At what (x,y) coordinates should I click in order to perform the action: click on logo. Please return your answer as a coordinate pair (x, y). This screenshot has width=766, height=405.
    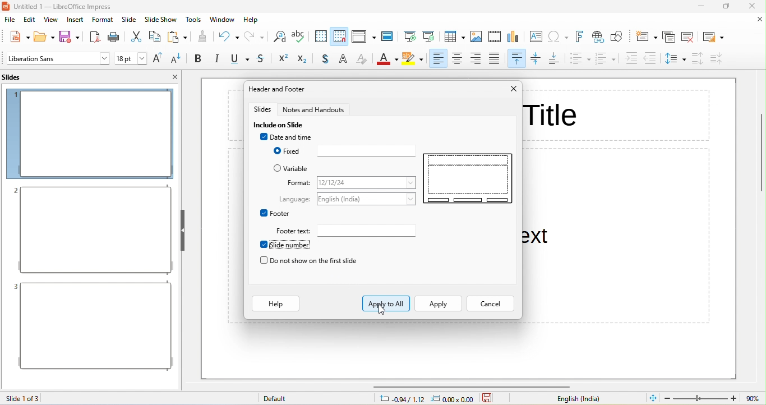
    Looking at the image, I should click on (6, 7).